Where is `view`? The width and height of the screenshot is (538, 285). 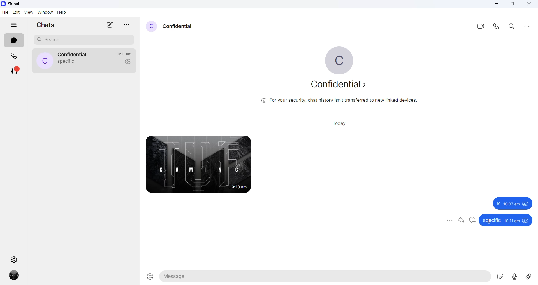
view is located at coordinates (29, 12).